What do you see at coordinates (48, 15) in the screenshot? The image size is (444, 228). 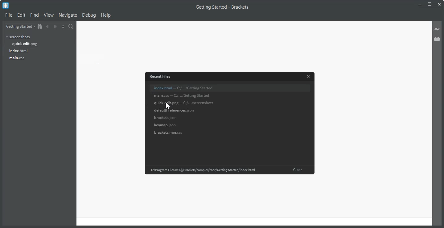 I see `View` at bounding box center [48, 15].